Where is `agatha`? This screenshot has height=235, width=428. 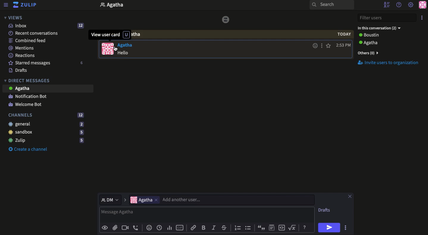
agatha is located at coordinates (385, 43).